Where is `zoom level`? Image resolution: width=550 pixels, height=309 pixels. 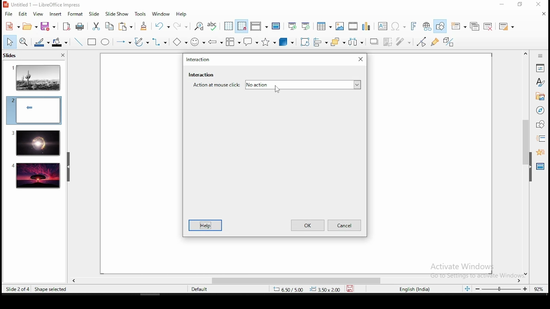 zoom level is located at coordinates (539, 288).